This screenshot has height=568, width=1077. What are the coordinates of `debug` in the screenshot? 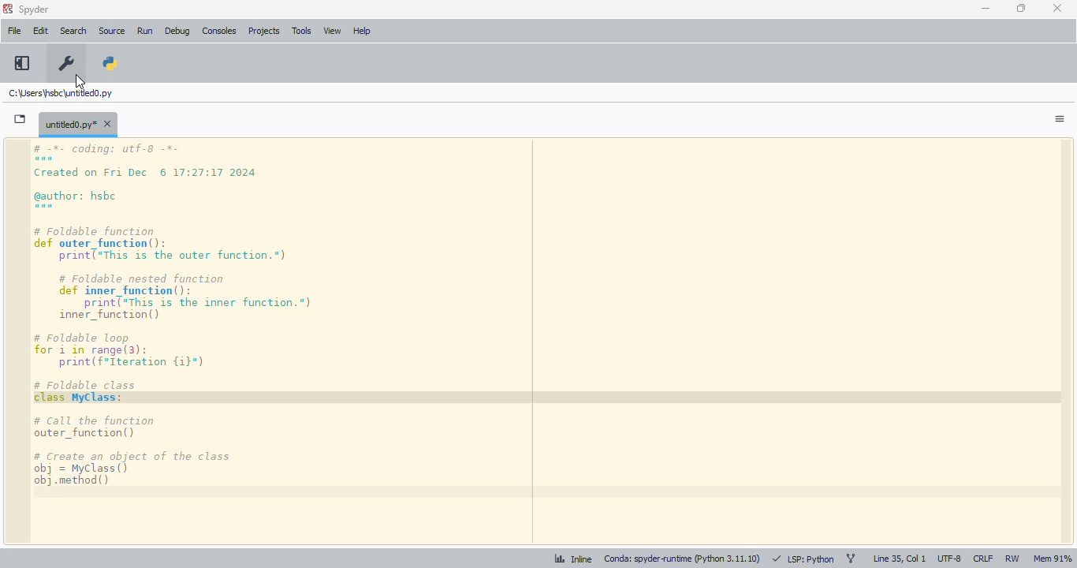 It's located at (177, 31).